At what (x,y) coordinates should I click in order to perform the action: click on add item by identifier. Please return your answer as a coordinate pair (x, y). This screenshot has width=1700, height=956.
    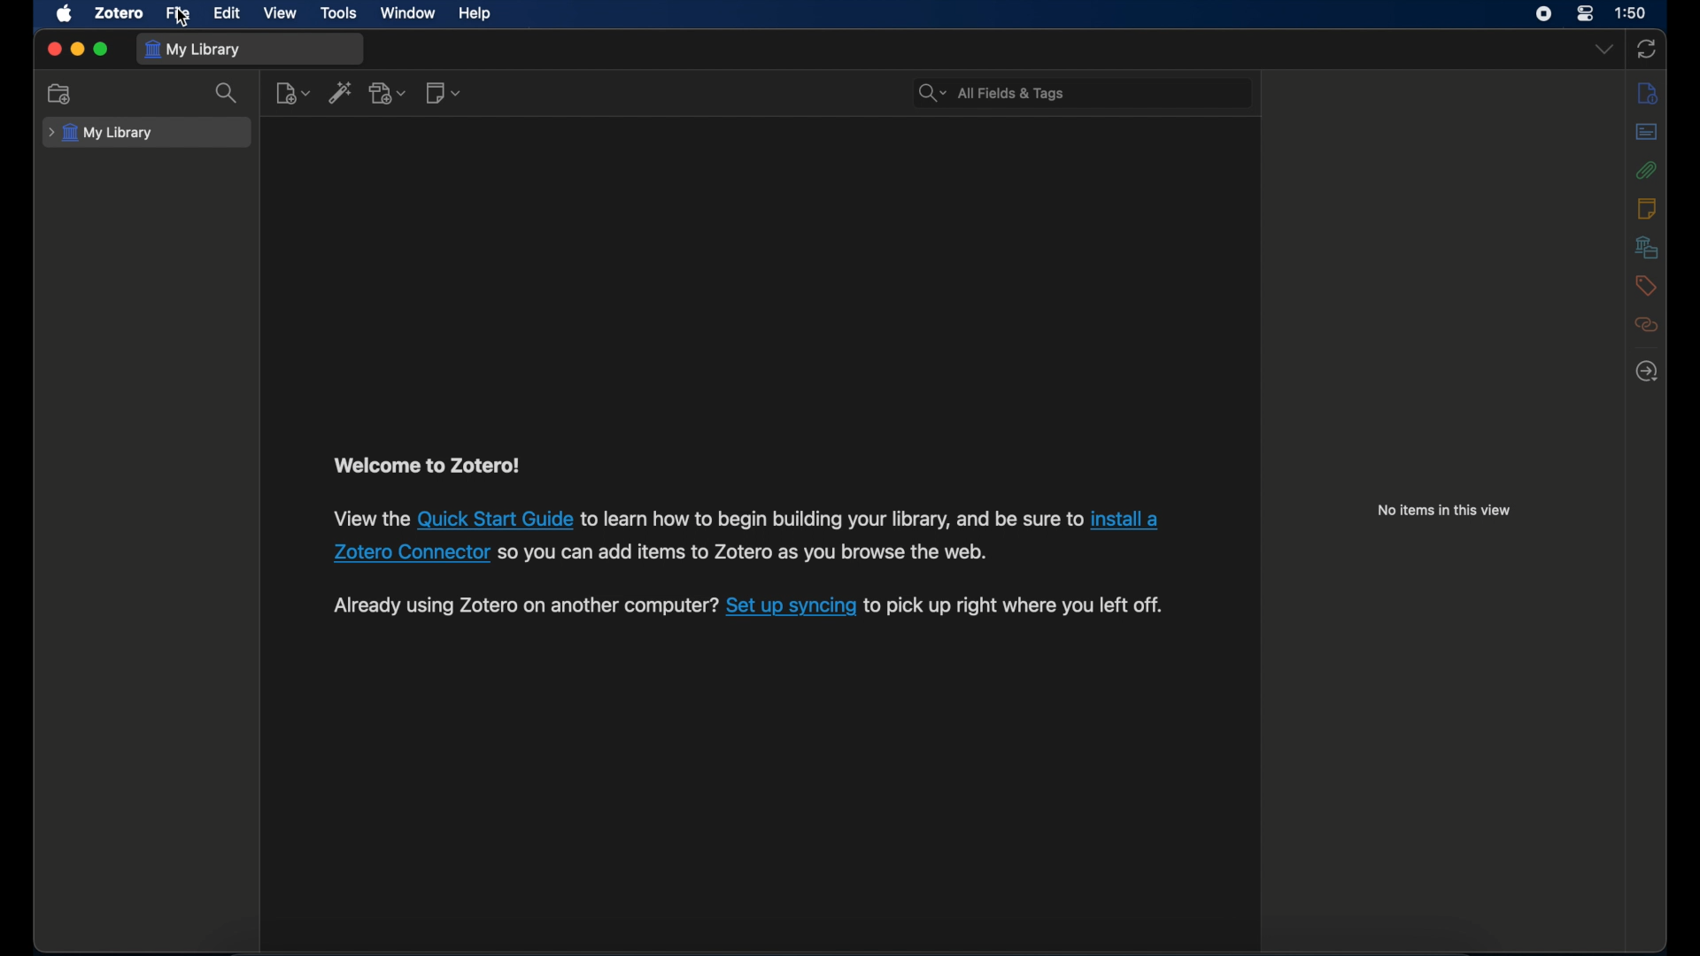
    Looking at the image, I should click on (340, 92).